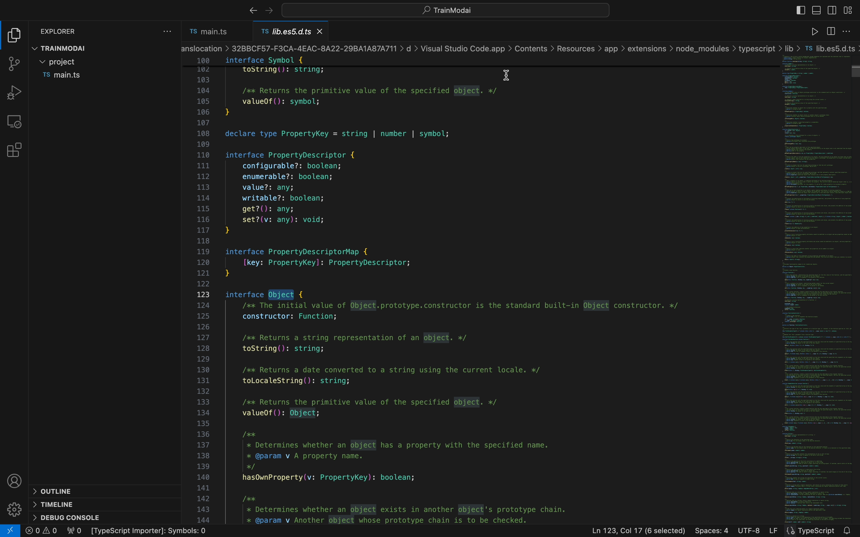  Describe the element at coordinates (849, 530) in the screenshot. I see `notification` at that location.